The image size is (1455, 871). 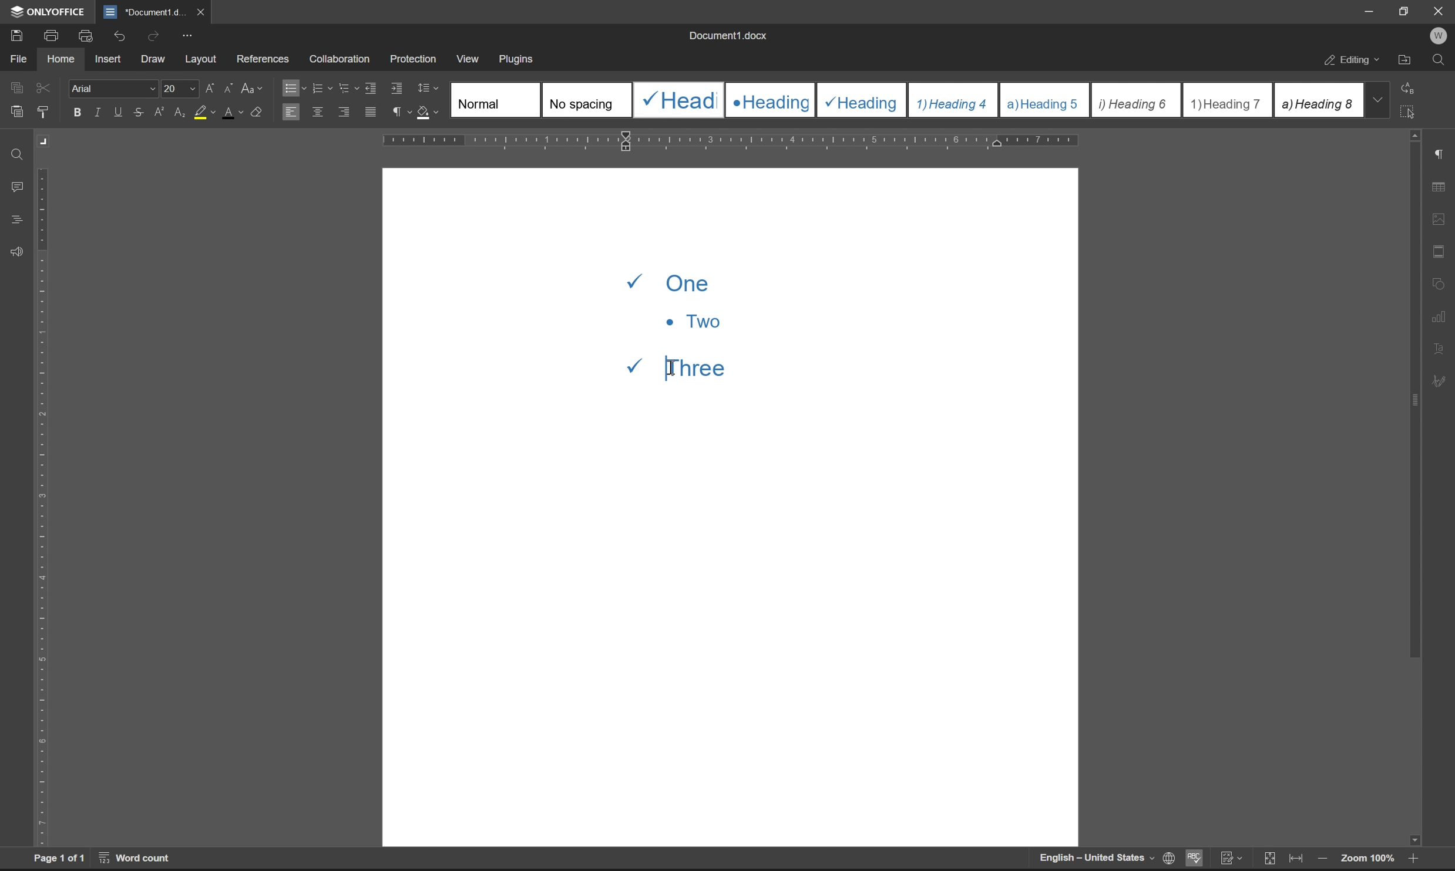 I want to click on font color, so click(x=233, y=112).